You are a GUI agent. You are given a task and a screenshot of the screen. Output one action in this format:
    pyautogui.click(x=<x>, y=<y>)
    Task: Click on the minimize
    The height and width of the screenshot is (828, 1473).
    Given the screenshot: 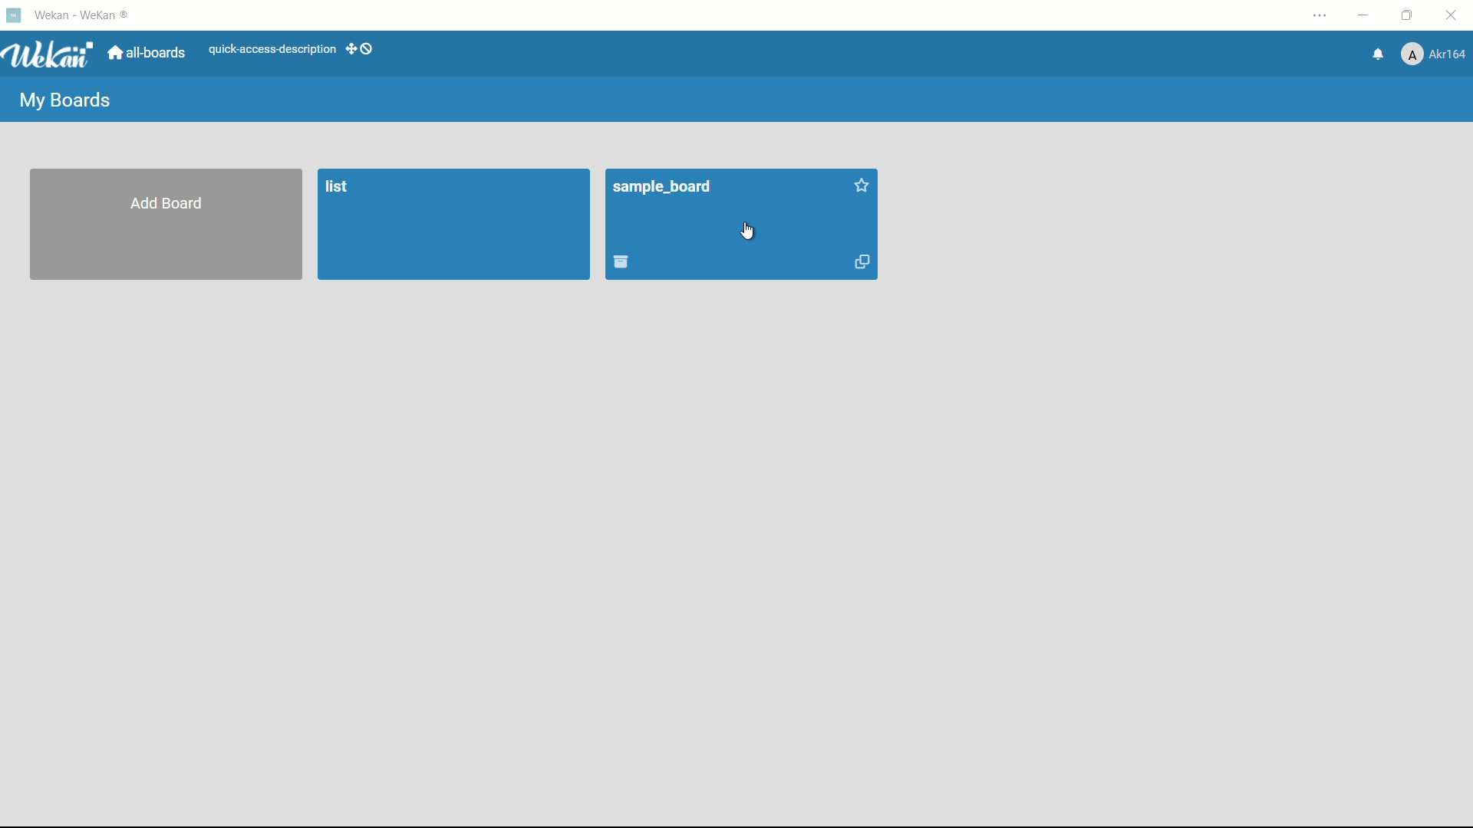 What is the action you would take?
    pyautogui.click(x=1365, y=16)
    